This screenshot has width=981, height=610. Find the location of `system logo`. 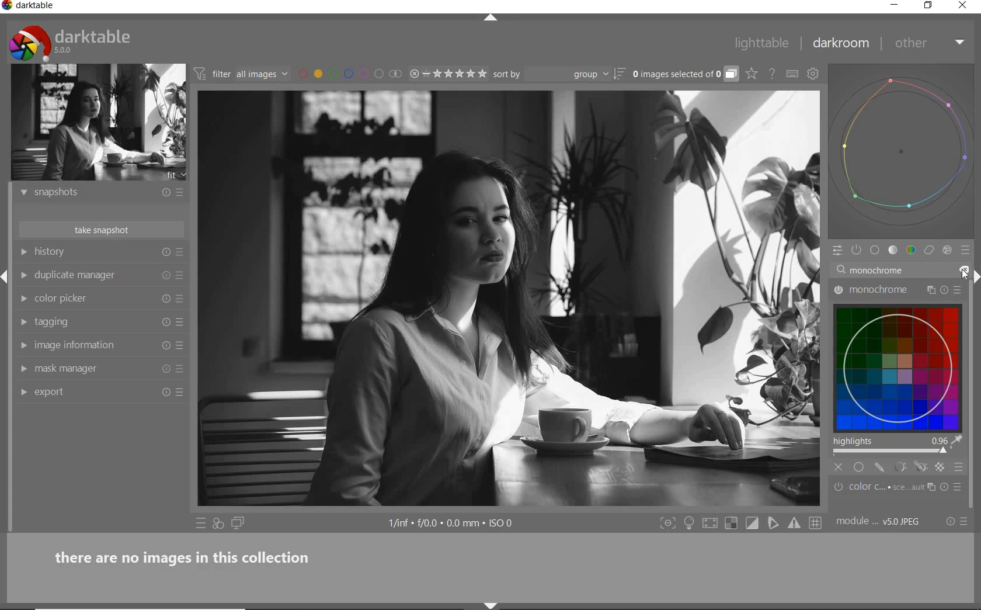

system logo is located at coordinates (71, 43).